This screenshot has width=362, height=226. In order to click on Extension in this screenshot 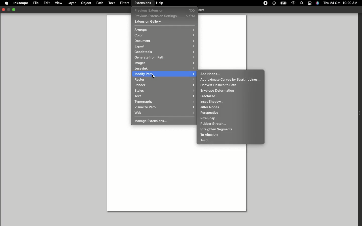, I will do `click(359, 111)`.